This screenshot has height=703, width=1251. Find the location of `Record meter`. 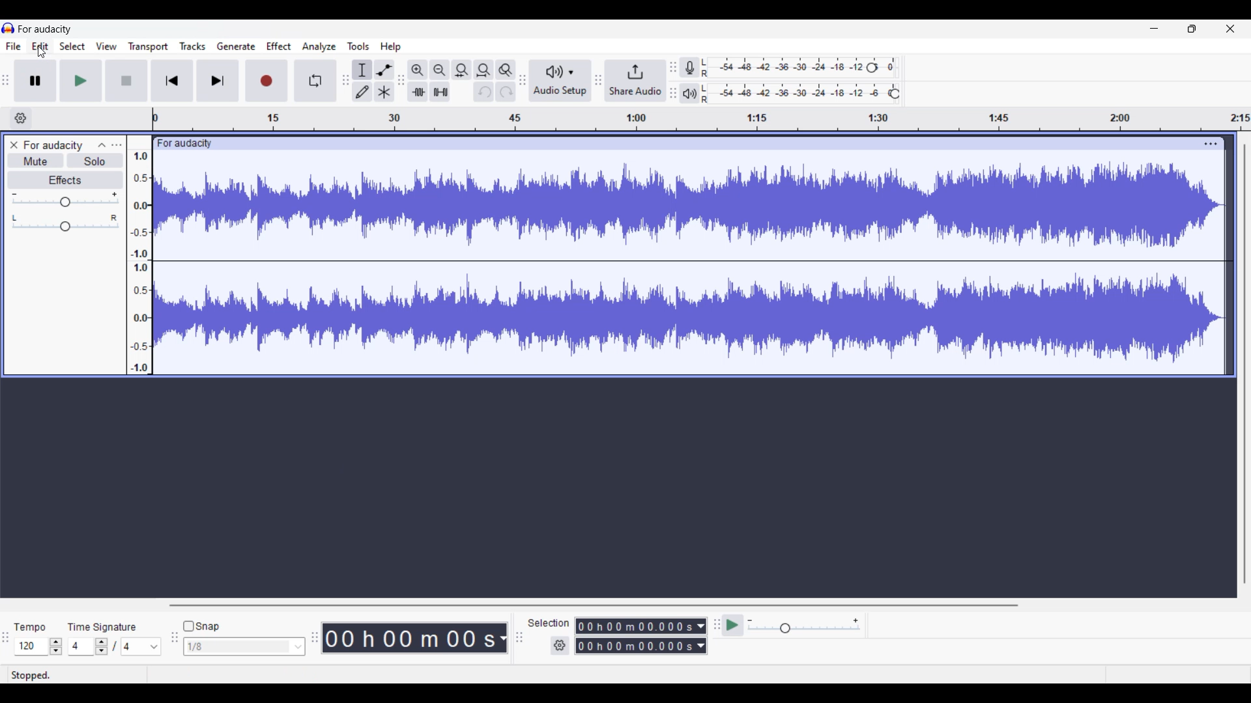

Record meter is located at coordinates (689, 68).